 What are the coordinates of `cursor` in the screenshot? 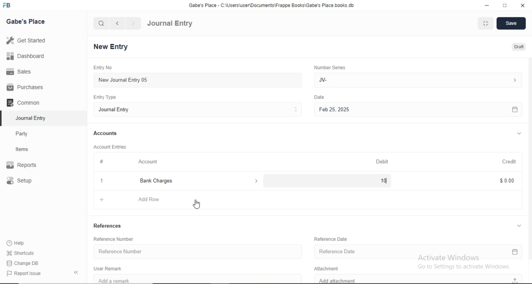 It's located at (195, 204).